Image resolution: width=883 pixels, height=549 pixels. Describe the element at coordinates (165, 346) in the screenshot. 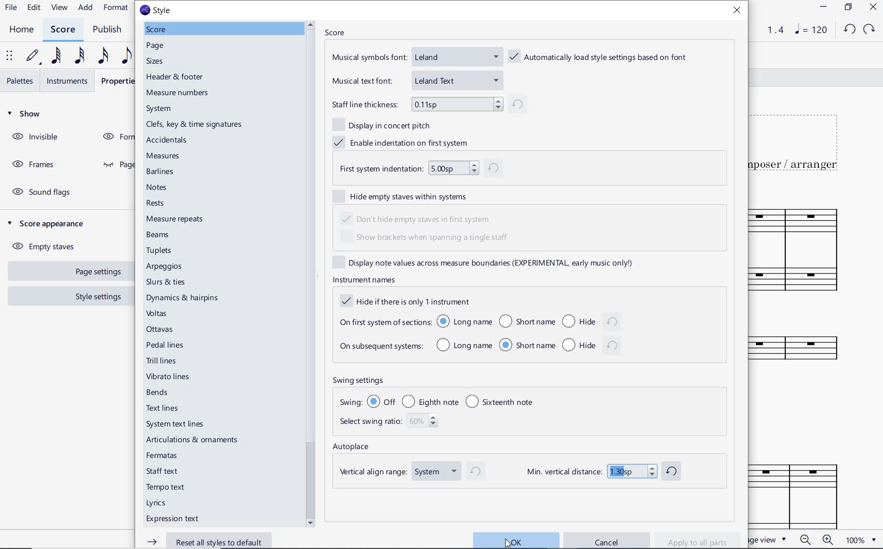

I see `pedal lines` at that location.